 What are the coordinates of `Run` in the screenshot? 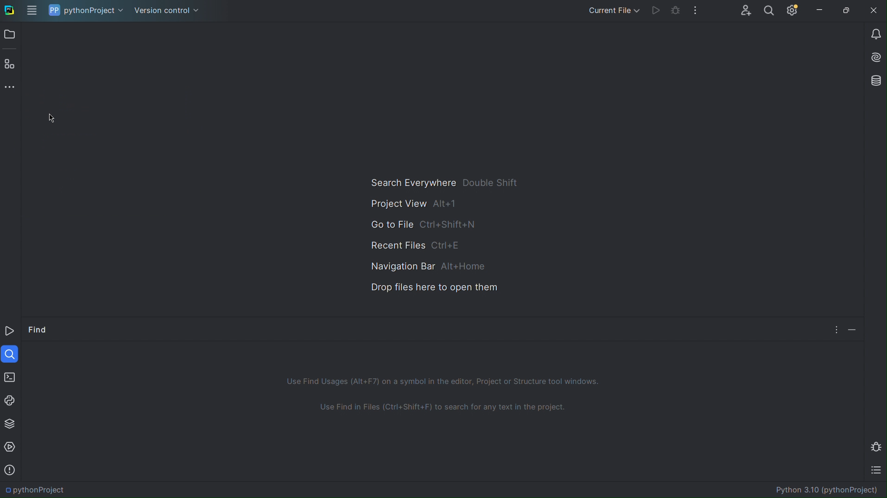 It's located at (11, 331).